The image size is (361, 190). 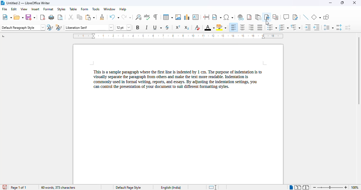 What do you see at coordinates (260, 27) in the screenshot?
I see `justified` at bounding box center [260, 27].